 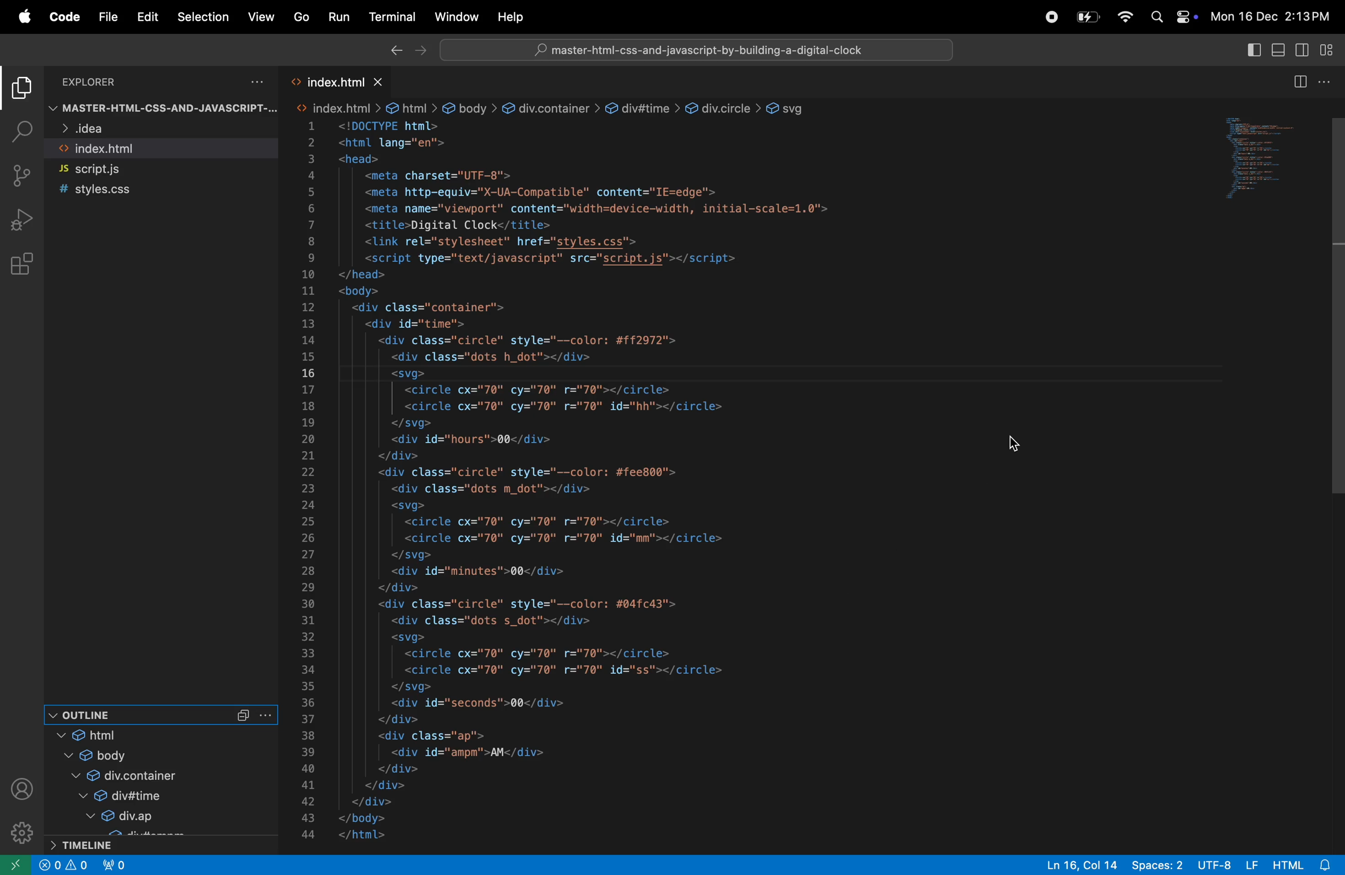 What do you see at coordinates (420, 51) in the screenshot?
I see `forward` at bounding box center [420, 51].